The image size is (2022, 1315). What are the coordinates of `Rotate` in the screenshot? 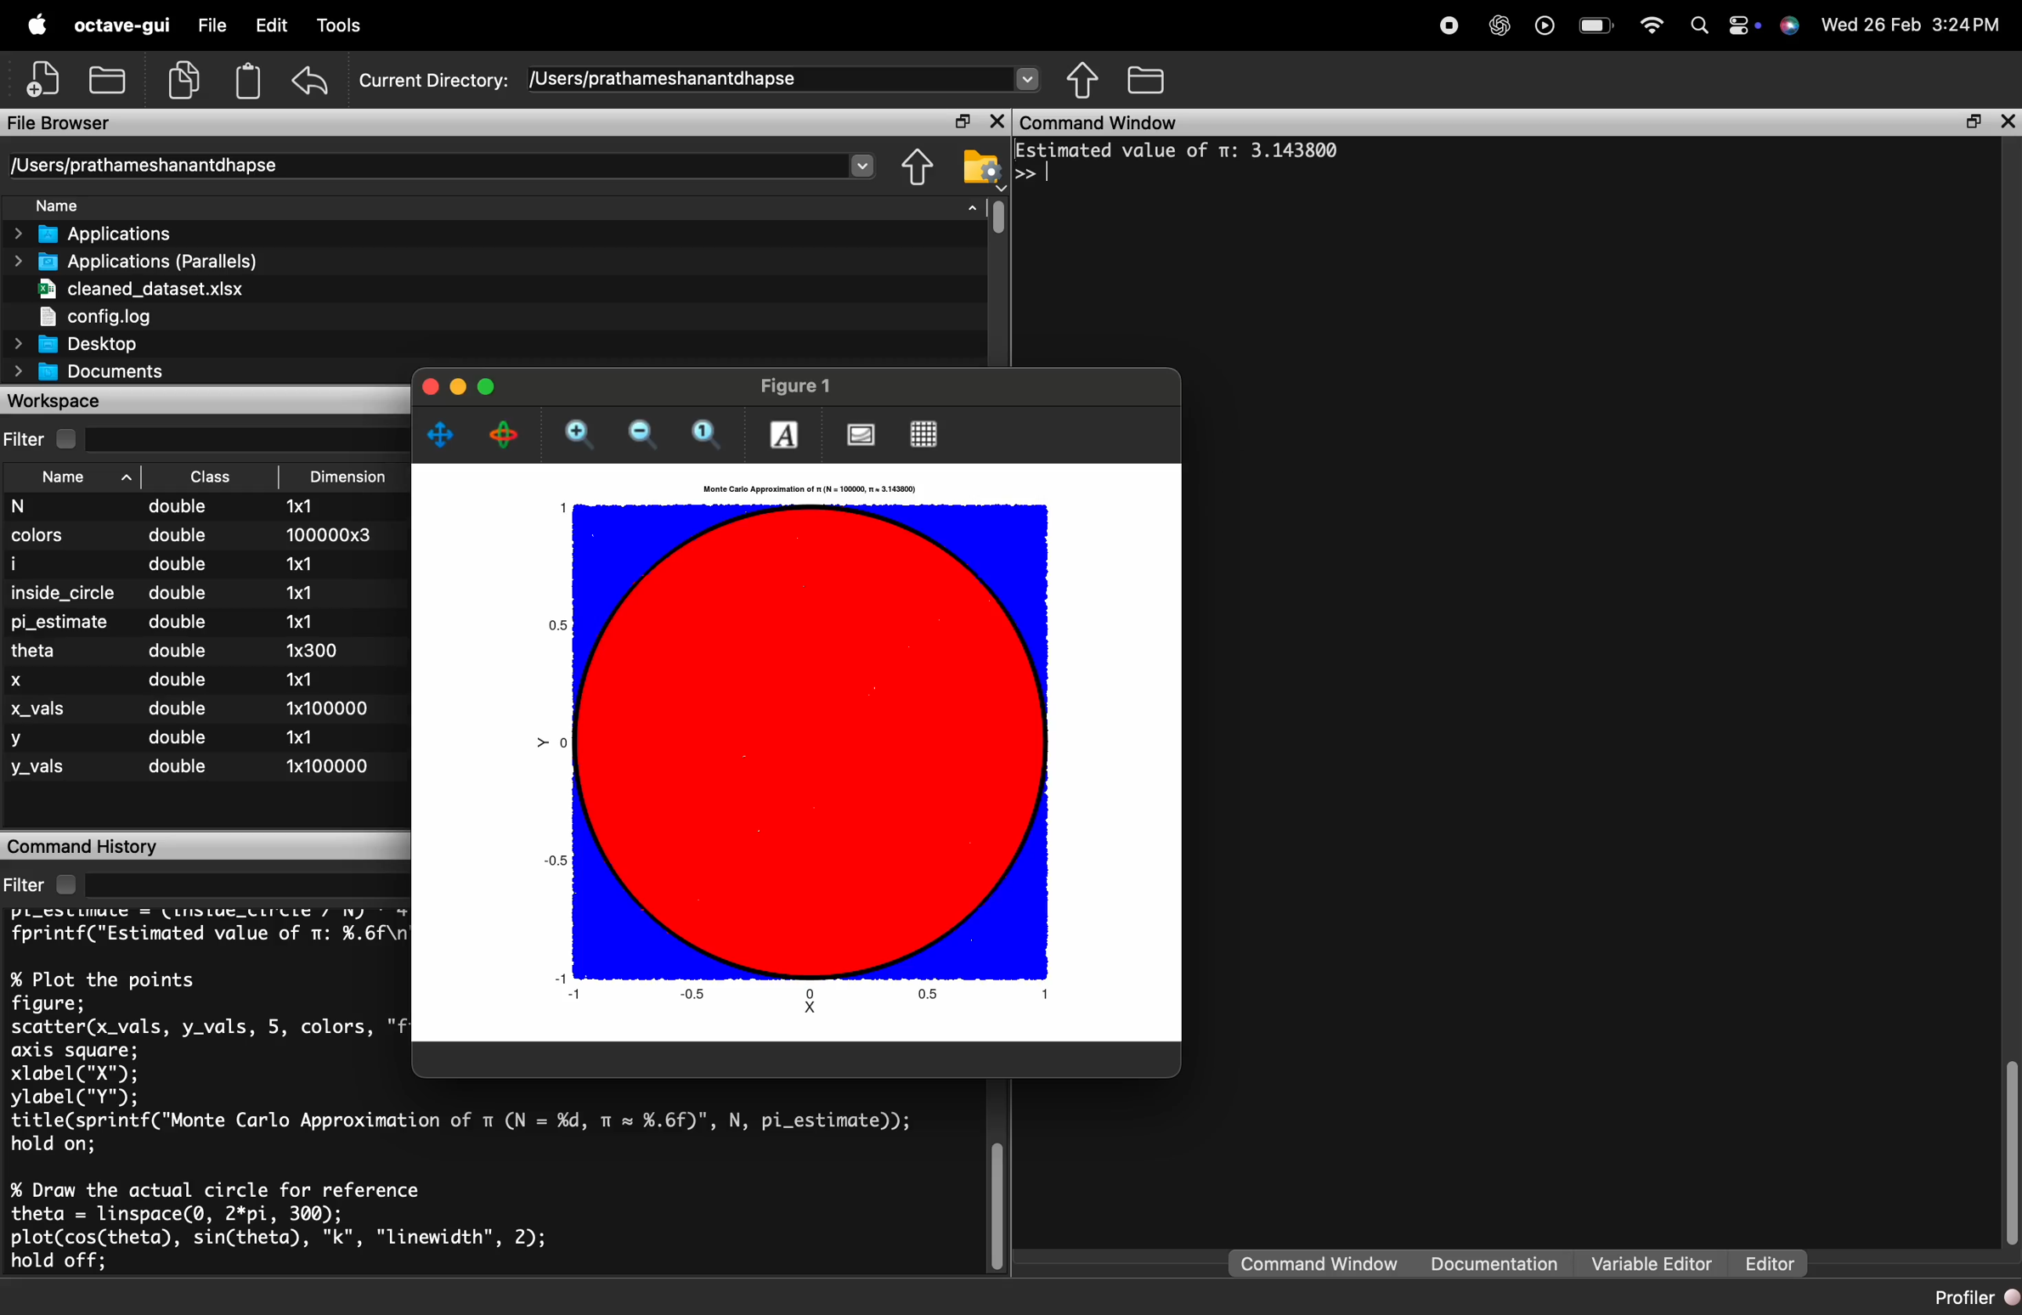 It's located at (507, 433).